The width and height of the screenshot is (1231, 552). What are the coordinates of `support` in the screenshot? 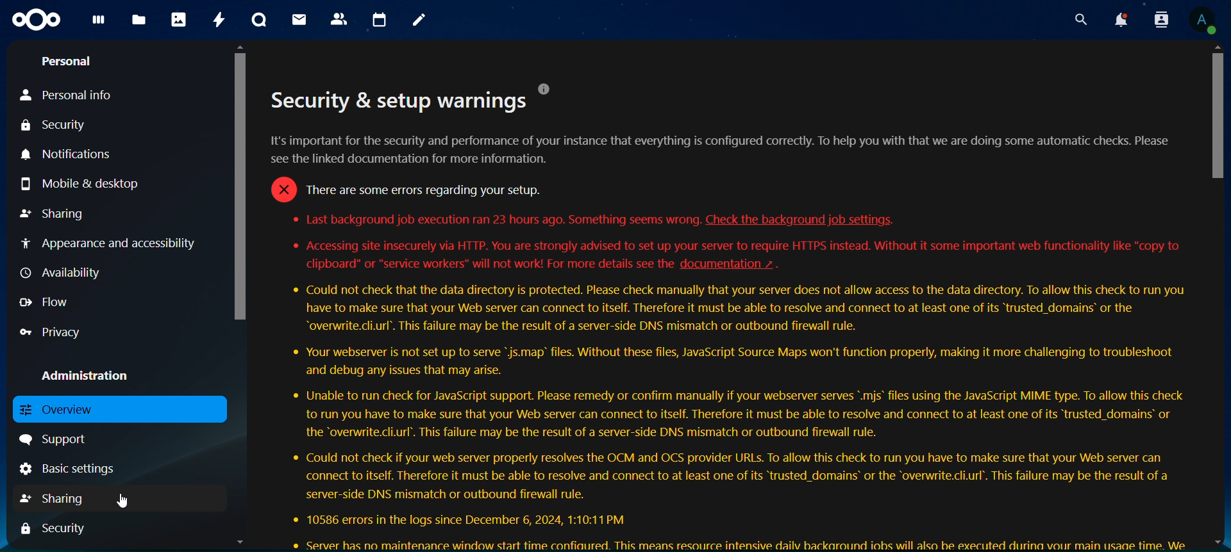 It's located at (58, 440).